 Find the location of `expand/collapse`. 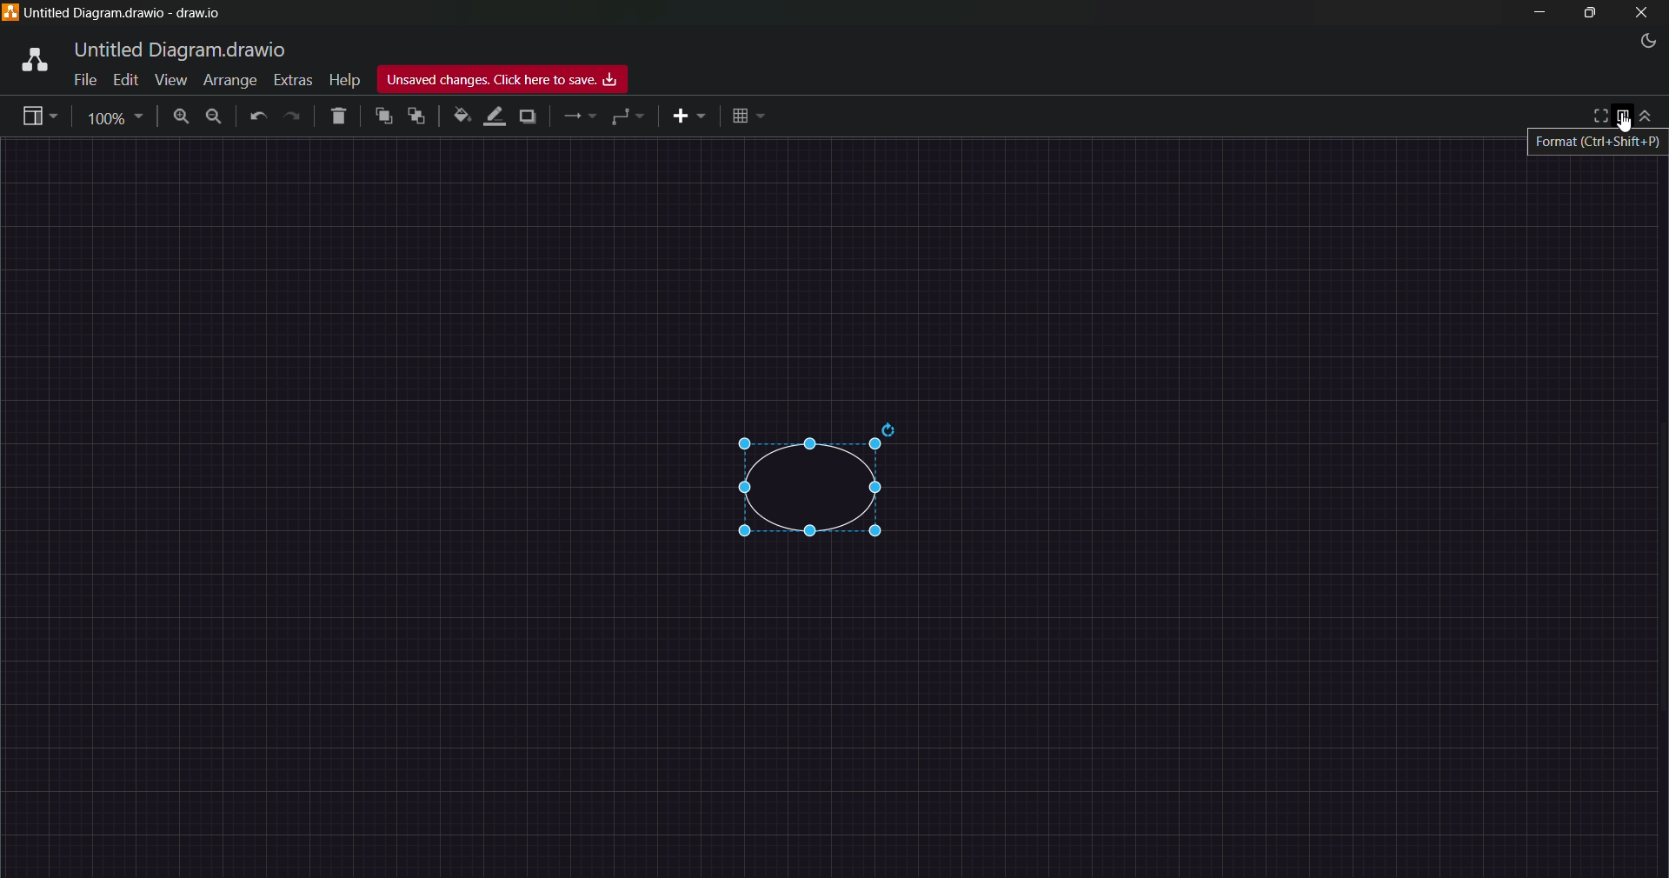

expand/collapse is located at coordinates (1652, 116).